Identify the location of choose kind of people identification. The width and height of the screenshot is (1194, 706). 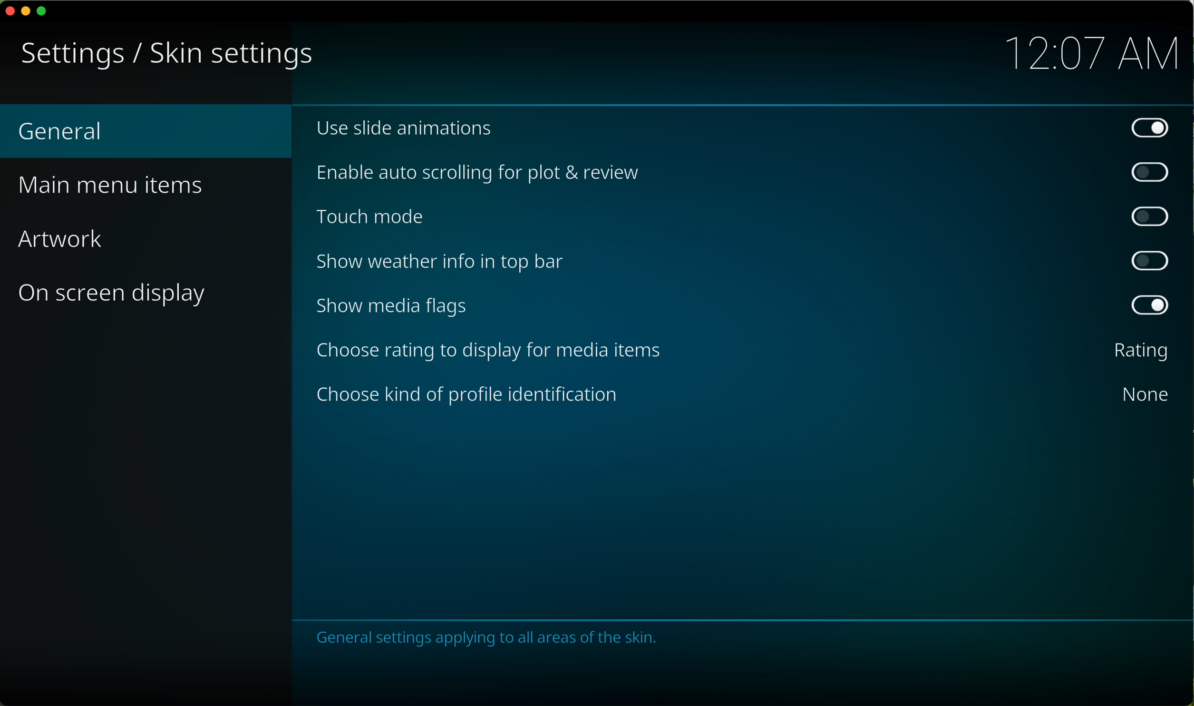
(743, 397).